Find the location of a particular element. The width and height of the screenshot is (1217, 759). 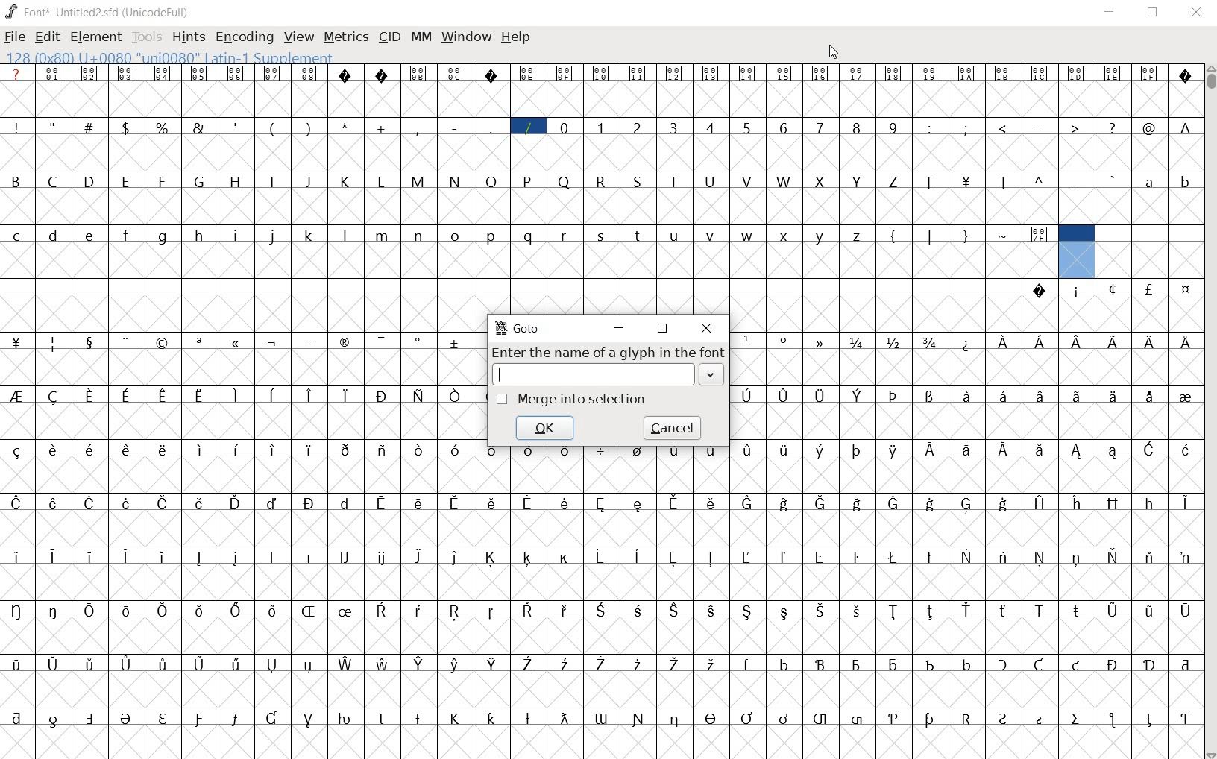

Symbol is located at coordinates (237, 395).